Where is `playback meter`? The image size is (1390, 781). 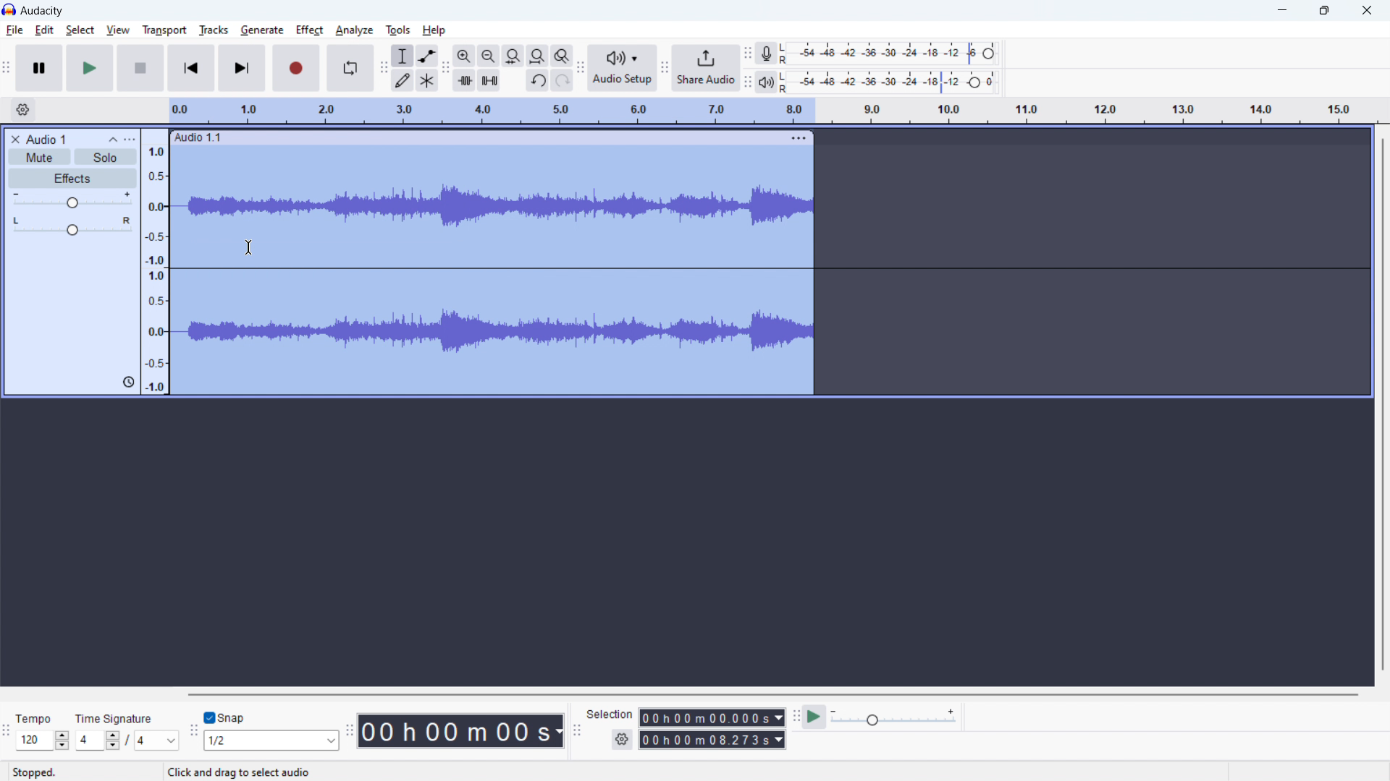
playback meter is located at coordinates (767, 81).